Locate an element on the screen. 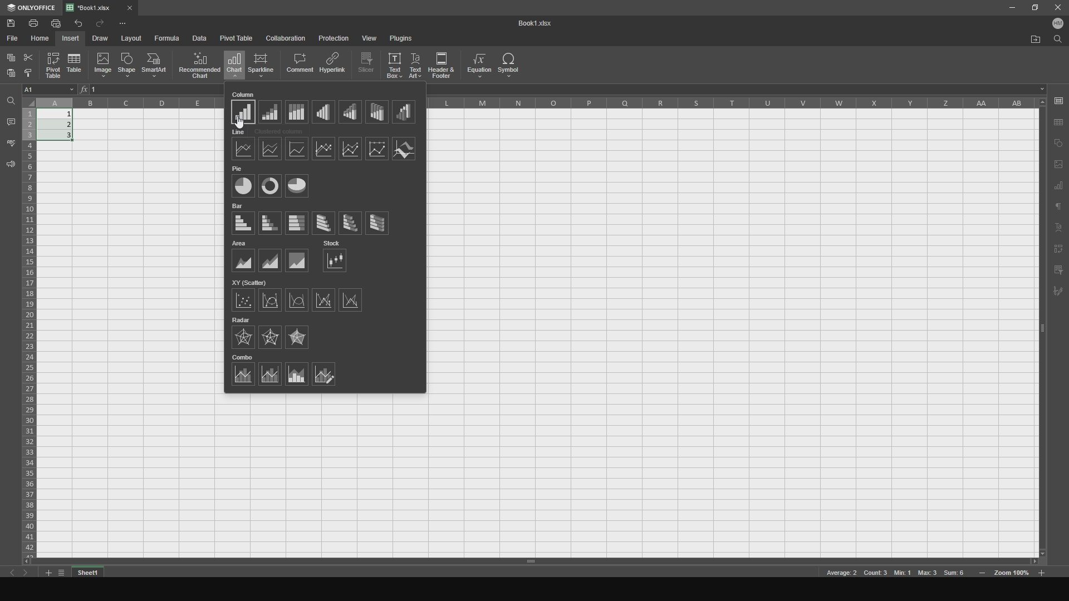  cell is located at coordinates (50, 89).